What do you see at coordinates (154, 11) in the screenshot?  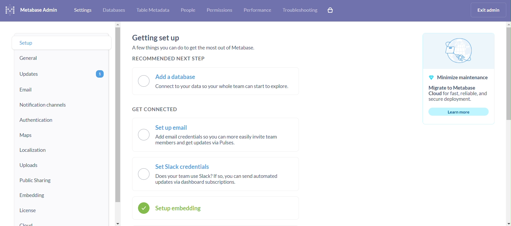 I see `table metadata` at bounding box center [154, 11].